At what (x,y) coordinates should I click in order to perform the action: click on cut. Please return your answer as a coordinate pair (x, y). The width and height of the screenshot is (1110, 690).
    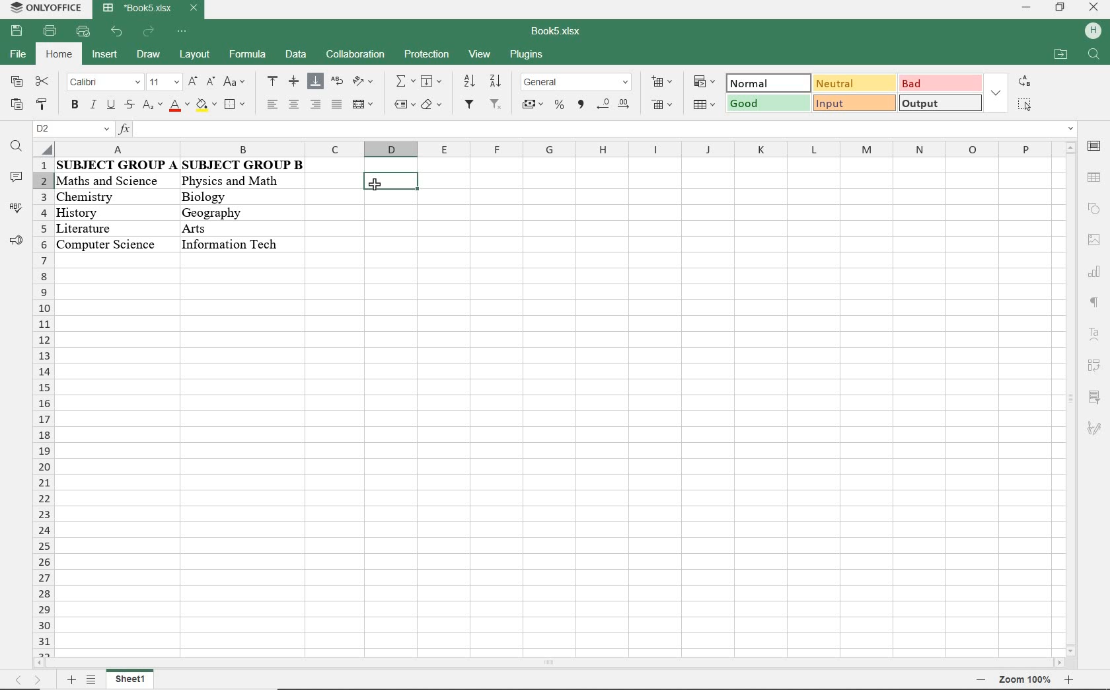
    Looking at the image, I should click on (42, 81).